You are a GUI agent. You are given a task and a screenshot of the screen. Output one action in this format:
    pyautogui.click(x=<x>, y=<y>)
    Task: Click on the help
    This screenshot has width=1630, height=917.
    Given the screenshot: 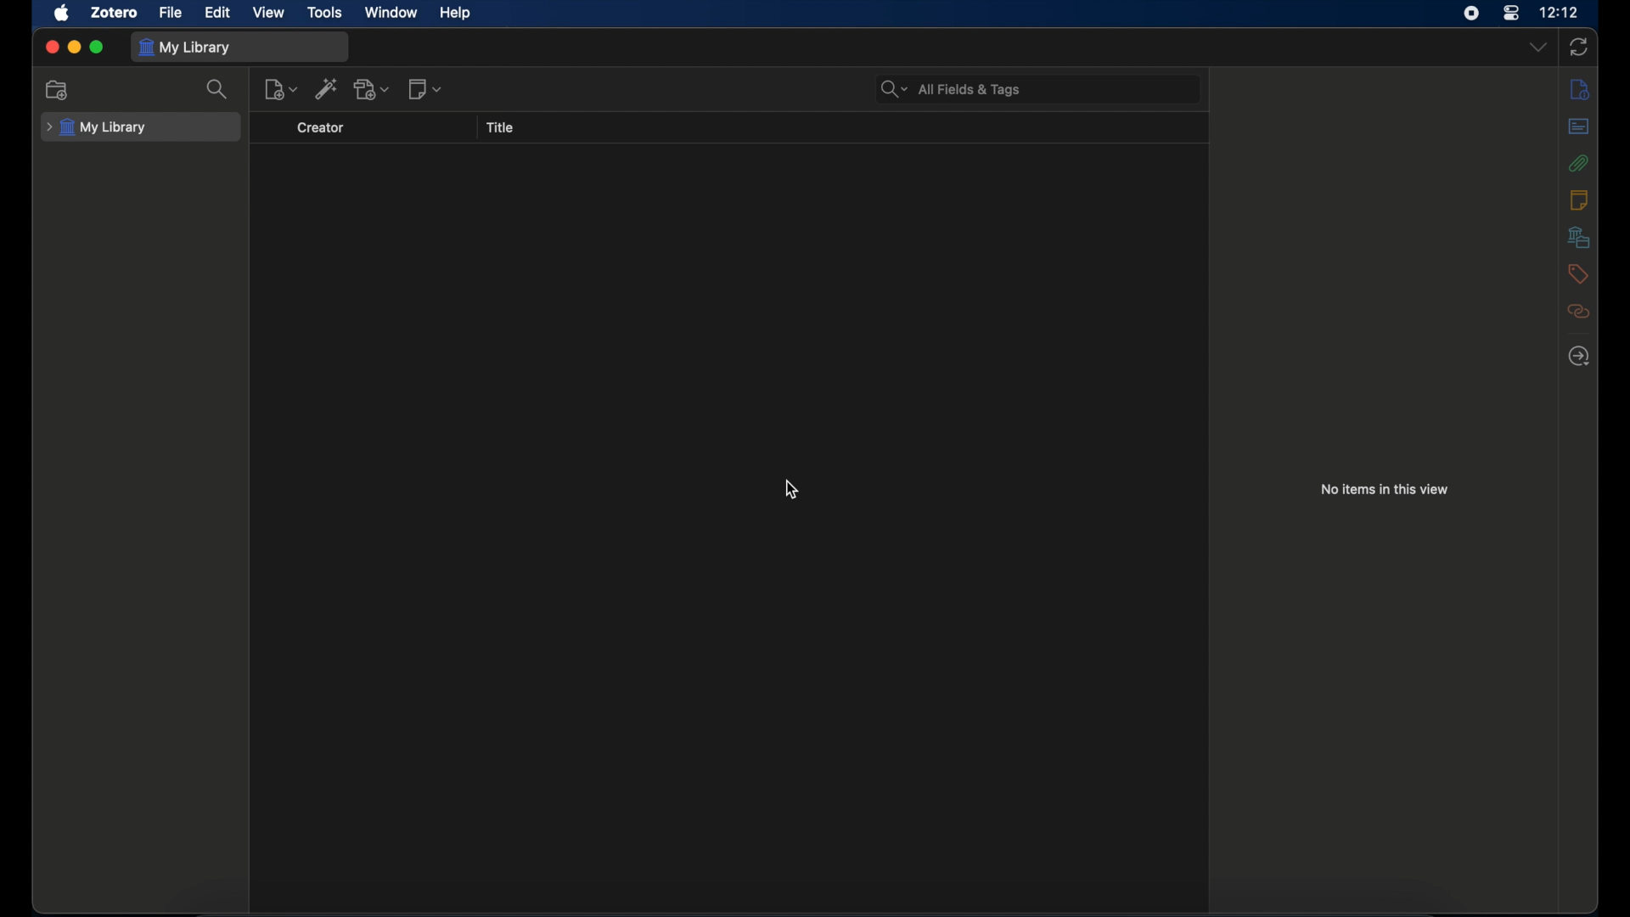 What is the action you would take?
    pyautogui.click(x=455, y=13)
    